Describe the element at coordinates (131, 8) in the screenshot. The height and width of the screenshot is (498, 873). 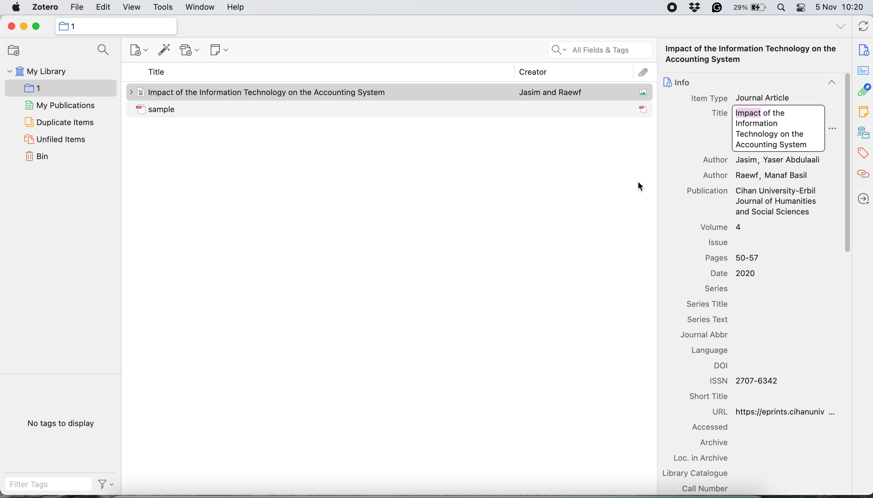
I see `view` at that location.